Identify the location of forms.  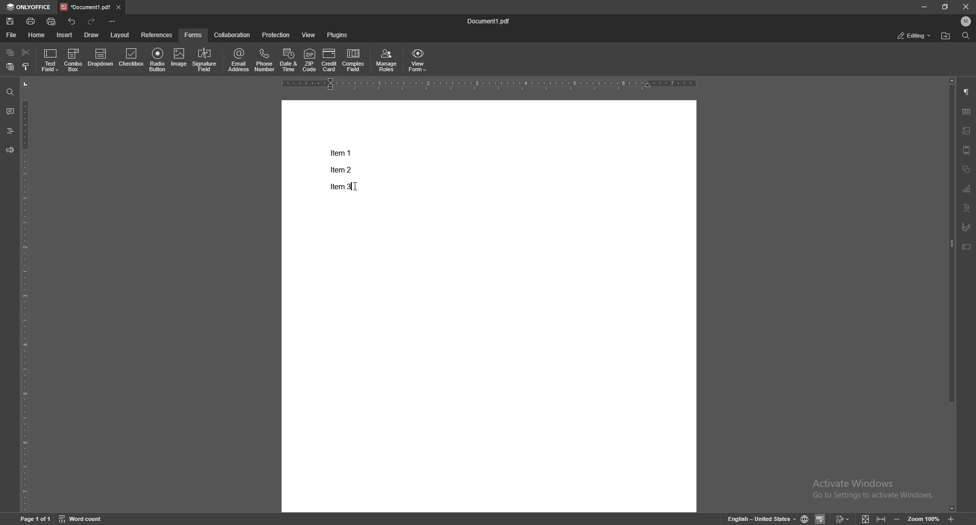
(194, 35).